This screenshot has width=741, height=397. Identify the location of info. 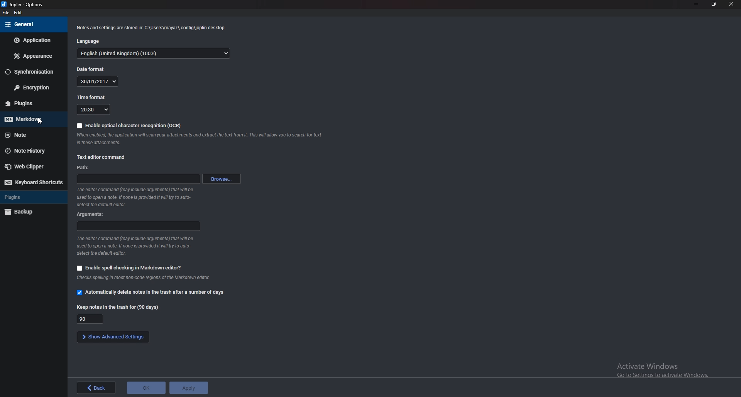
(200, 139).